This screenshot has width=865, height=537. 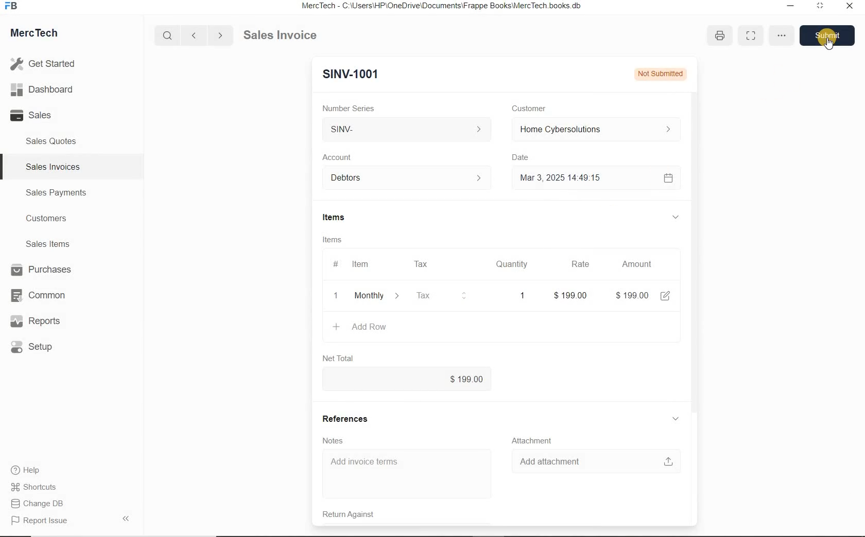 I want to click on Sales Quotes, so click(x=54, y=141).